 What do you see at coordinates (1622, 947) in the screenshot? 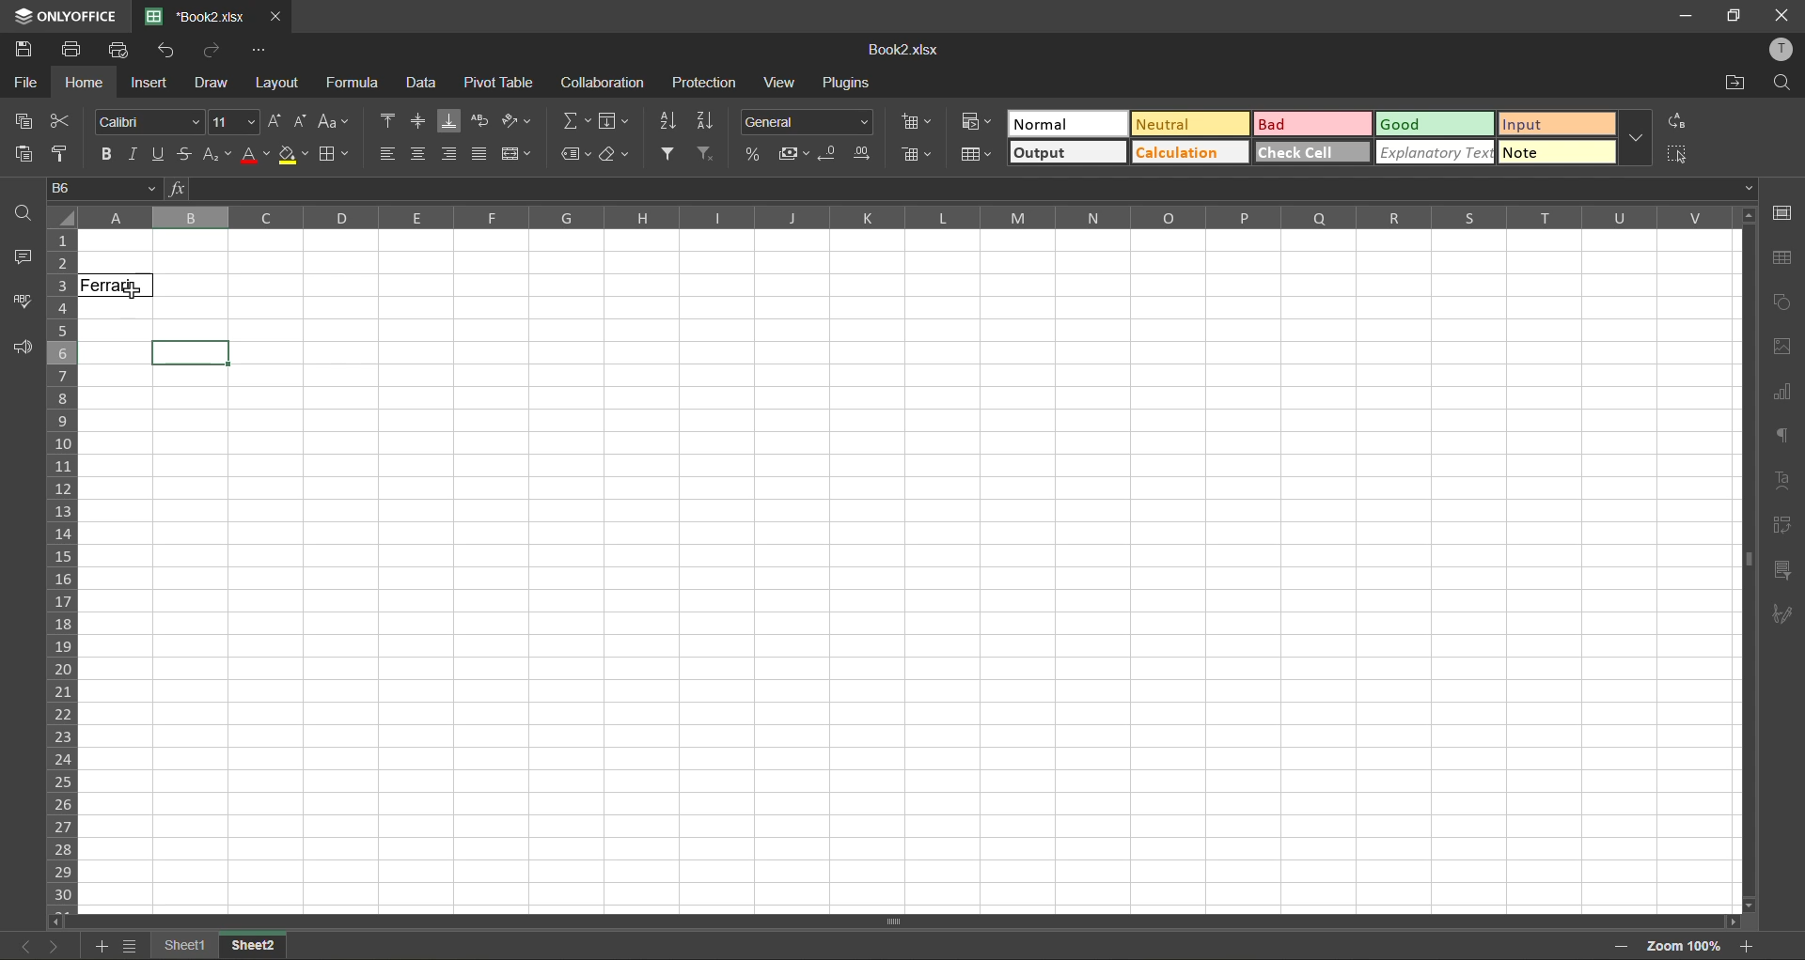
I see `zoom out` at bounding box center [1622, 947].